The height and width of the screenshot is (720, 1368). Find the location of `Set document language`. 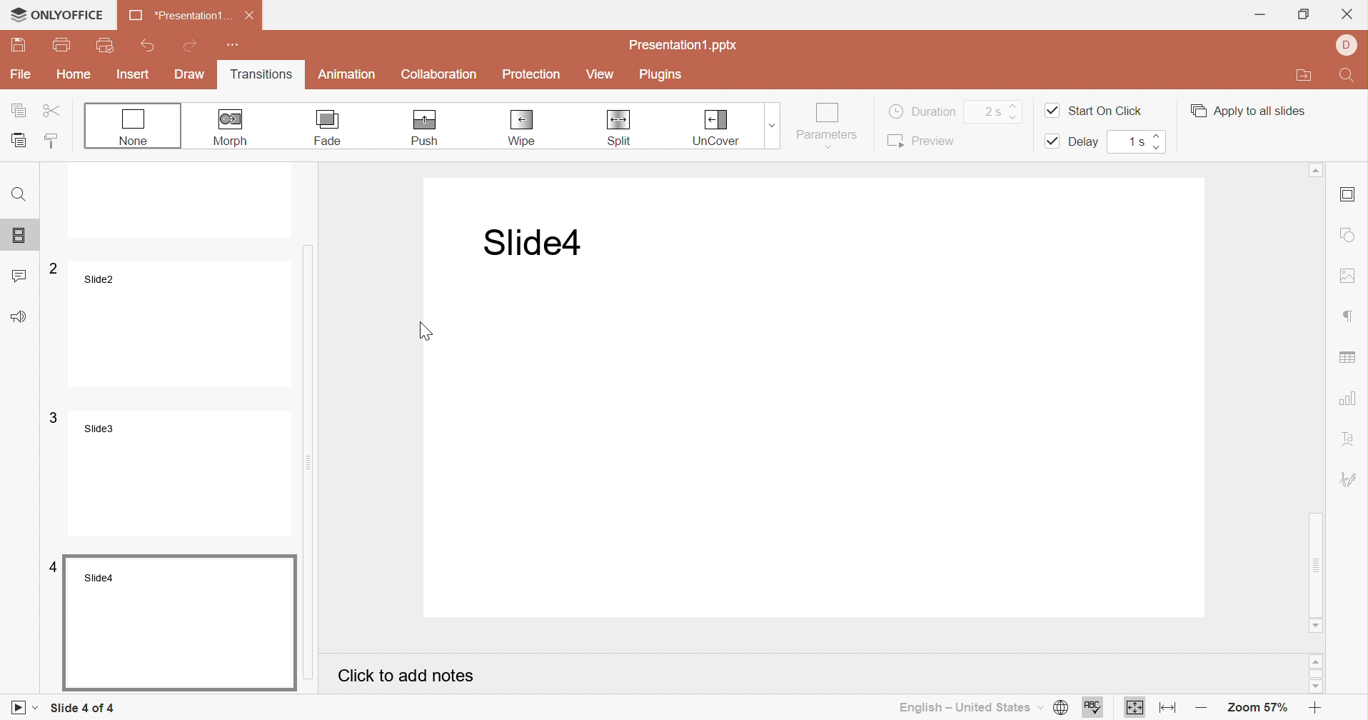

Set document language is located at coordinates (1060, 709).